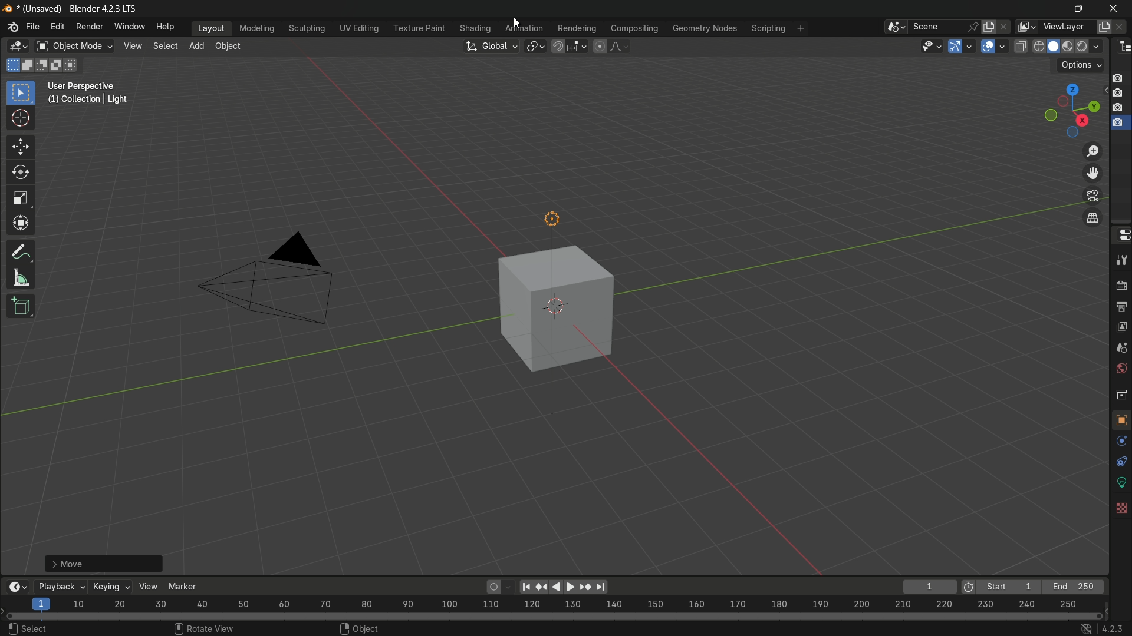 This screenshot has height=636, width=1132. What do you see at coordinates (1119, 95) in the screenshot?
I see `capture` at bounding box center [1119, 95].